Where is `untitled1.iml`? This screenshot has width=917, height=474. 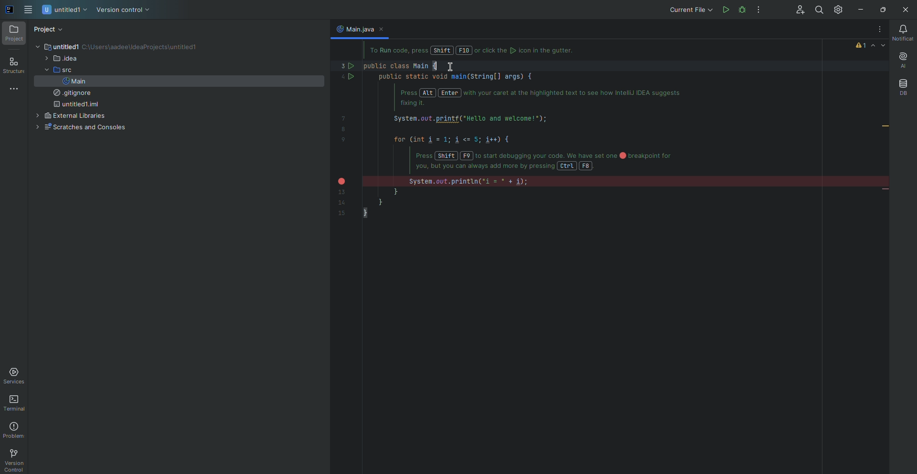
untitled1.iml is located at coordinates (75, 105).